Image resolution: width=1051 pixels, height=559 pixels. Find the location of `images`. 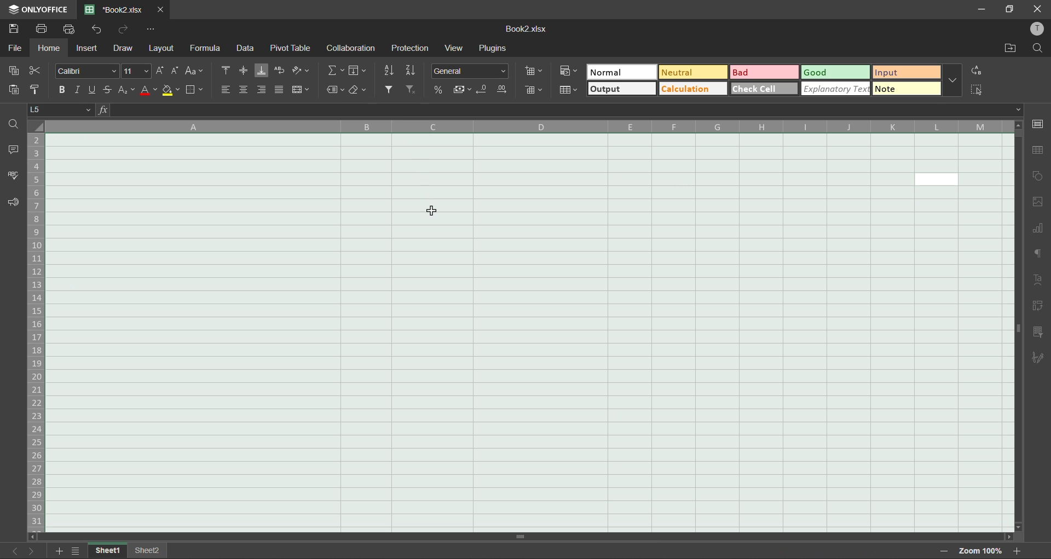

images is located at coordinates (1037, 203).